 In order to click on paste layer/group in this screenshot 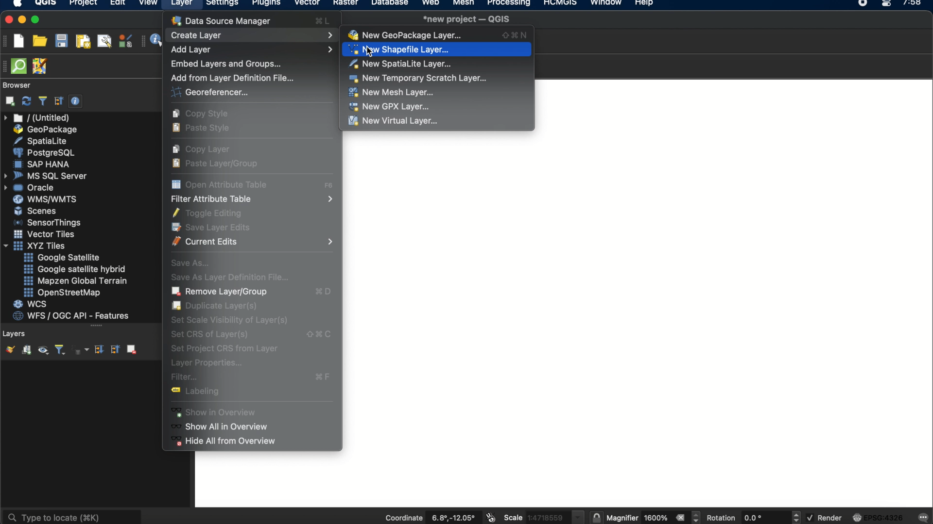, I will do `click(215, 164)`.